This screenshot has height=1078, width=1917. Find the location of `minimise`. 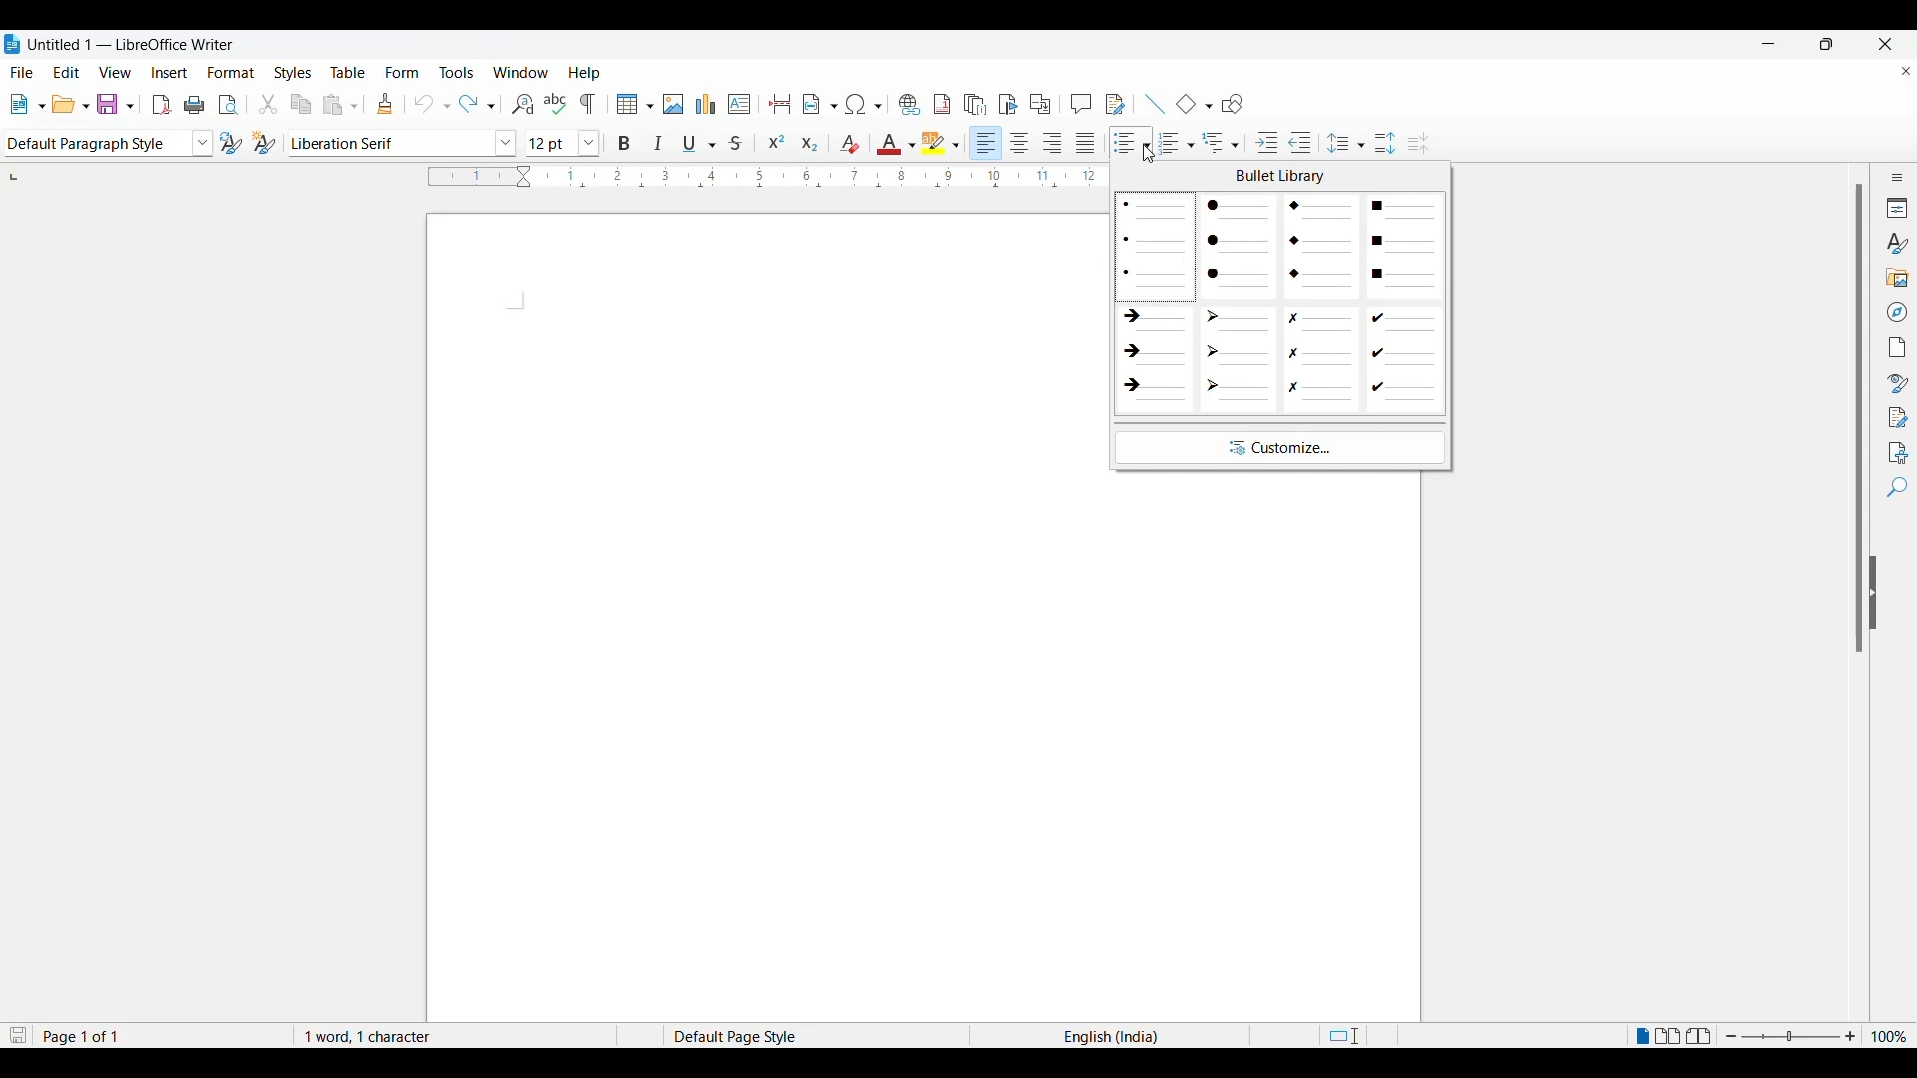

minimise is located at coordinates (1777, 43).